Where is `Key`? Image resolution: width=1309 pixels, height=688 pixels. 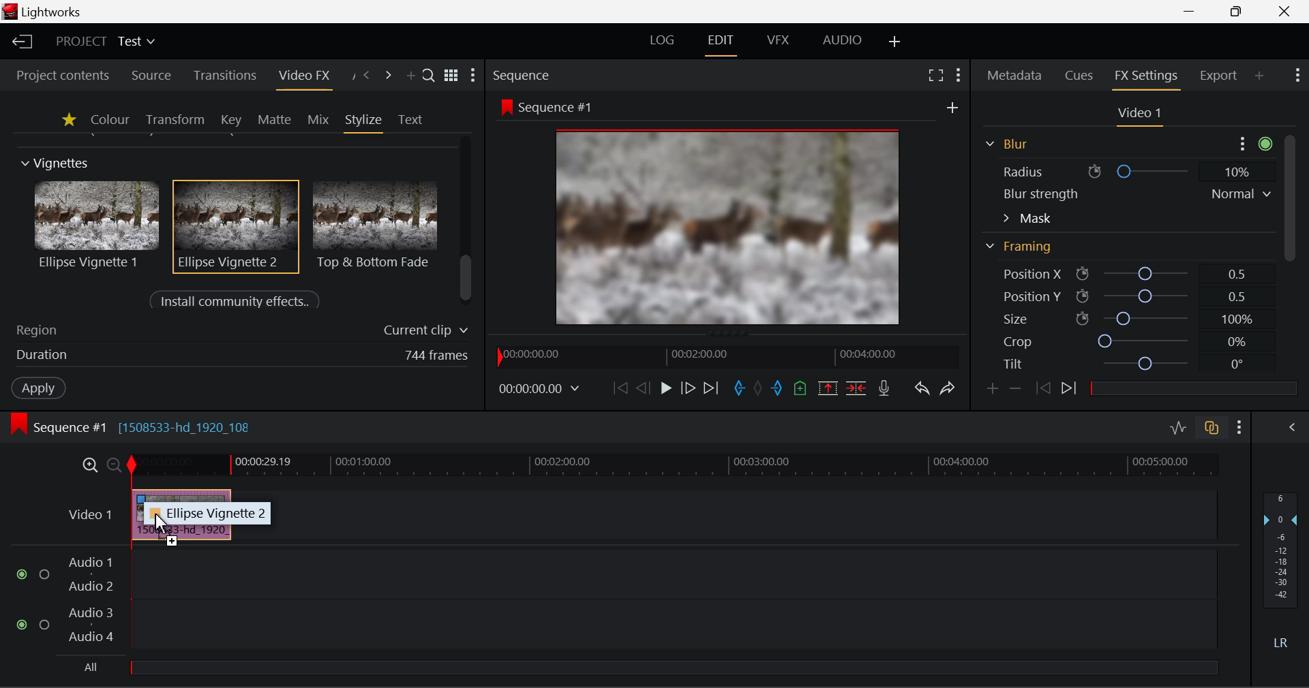
Key is located at coordinates (230, 120).